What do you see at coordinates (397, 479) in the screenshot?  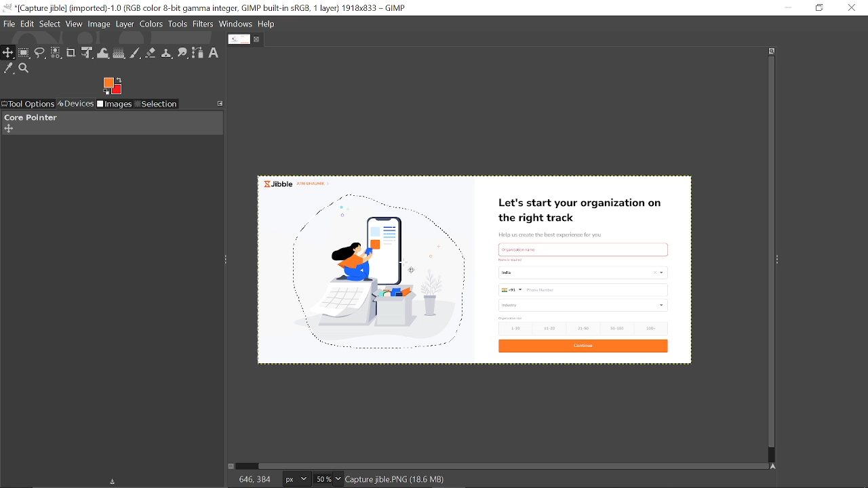 I see `Capture jble.PNG(18.6 MB` at bounding box center [397, 479].